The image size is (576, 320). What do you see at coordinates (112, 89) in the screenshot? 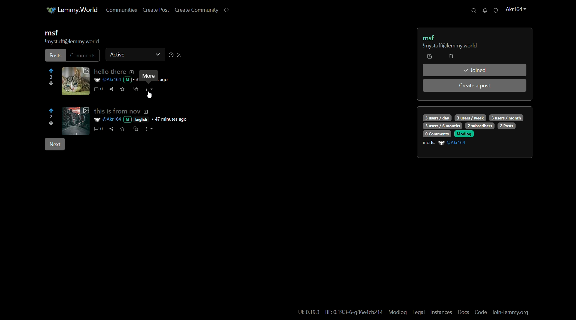
I see `share` at bounding box center [112, 89].